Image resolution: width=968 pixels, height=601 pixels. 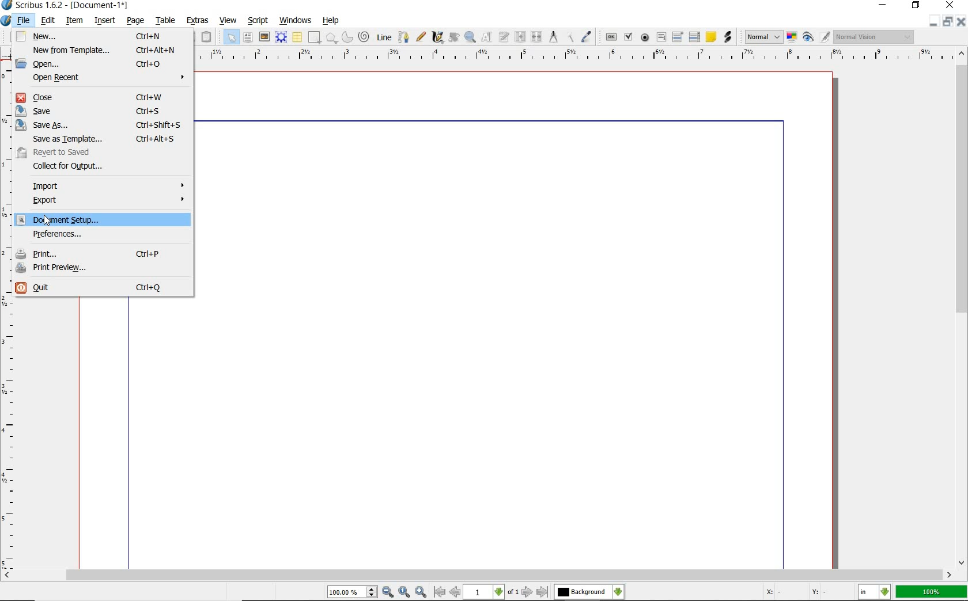 I want to click on IMPORT, so click(x=107, y=186).